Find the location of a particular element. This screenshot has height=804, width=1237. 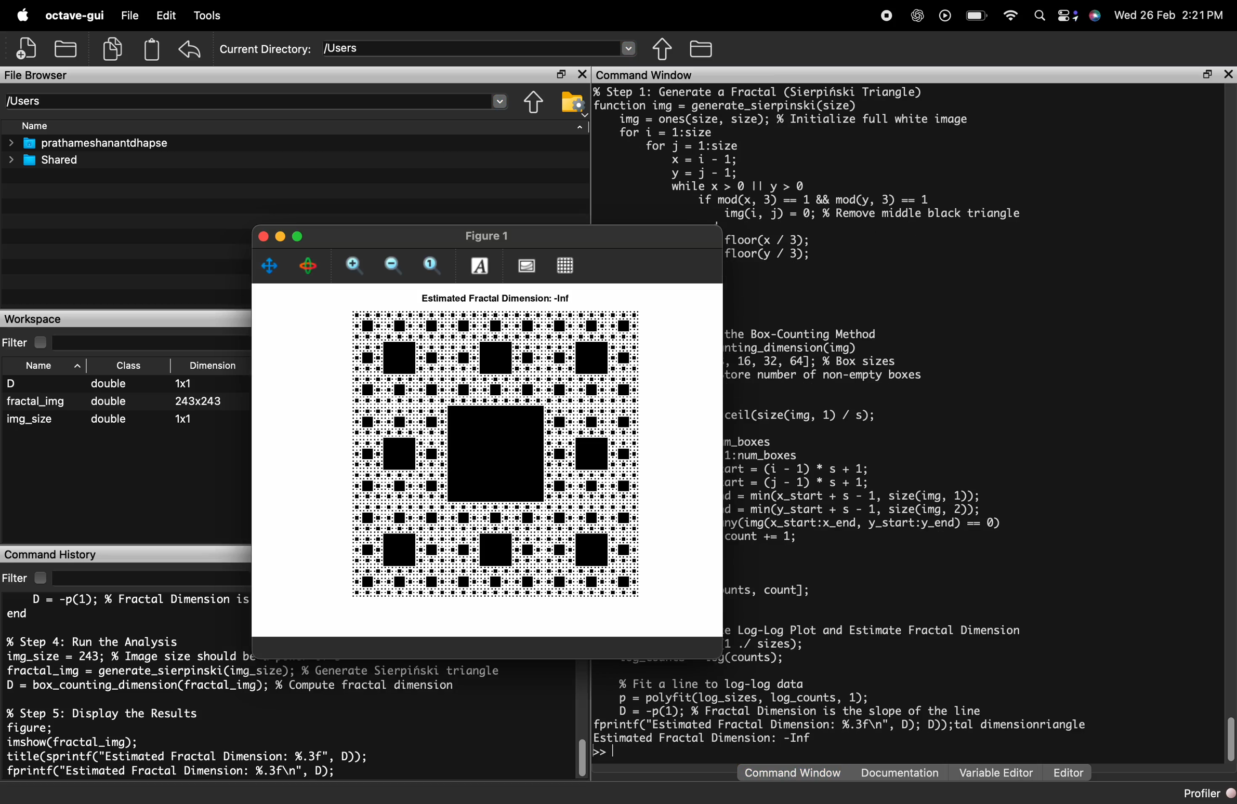

battery is located at coordinates (980, 11).